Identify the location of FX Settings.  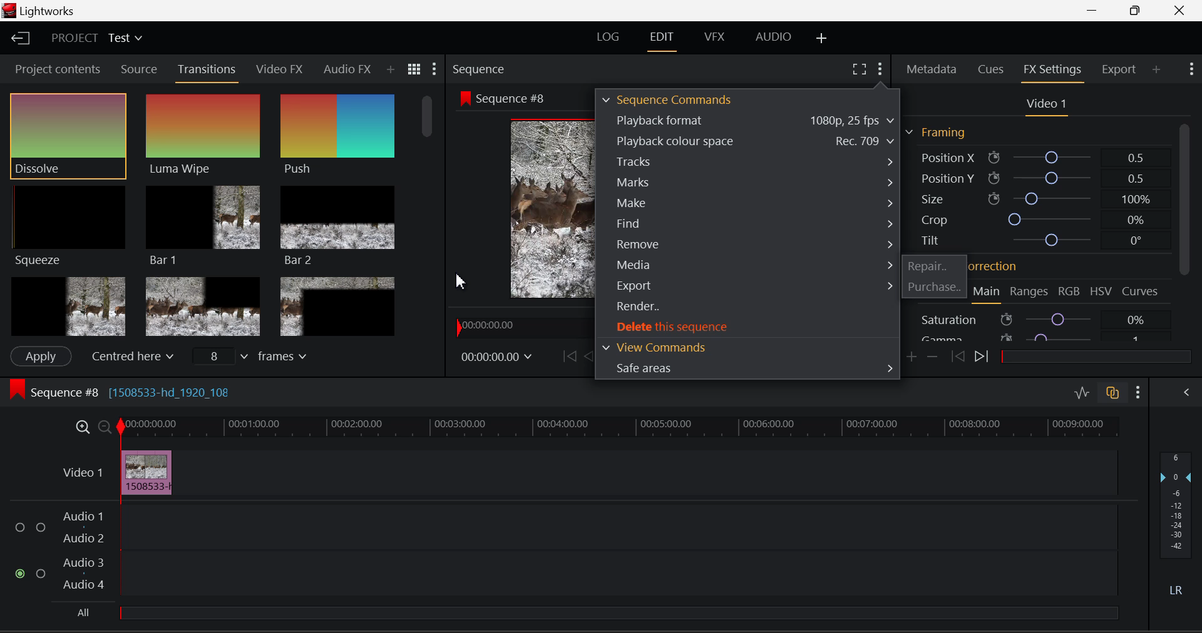
(1052, 70).